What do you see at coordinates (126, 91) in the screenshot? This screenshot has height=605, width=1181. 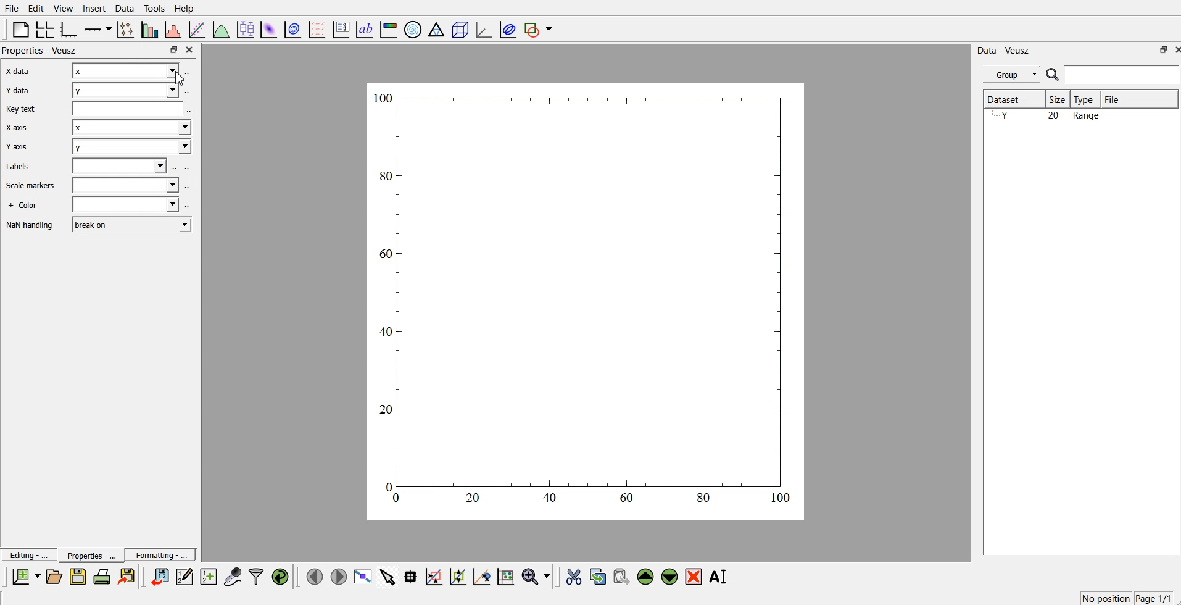 I see `y` at bounding box center [126, 91].